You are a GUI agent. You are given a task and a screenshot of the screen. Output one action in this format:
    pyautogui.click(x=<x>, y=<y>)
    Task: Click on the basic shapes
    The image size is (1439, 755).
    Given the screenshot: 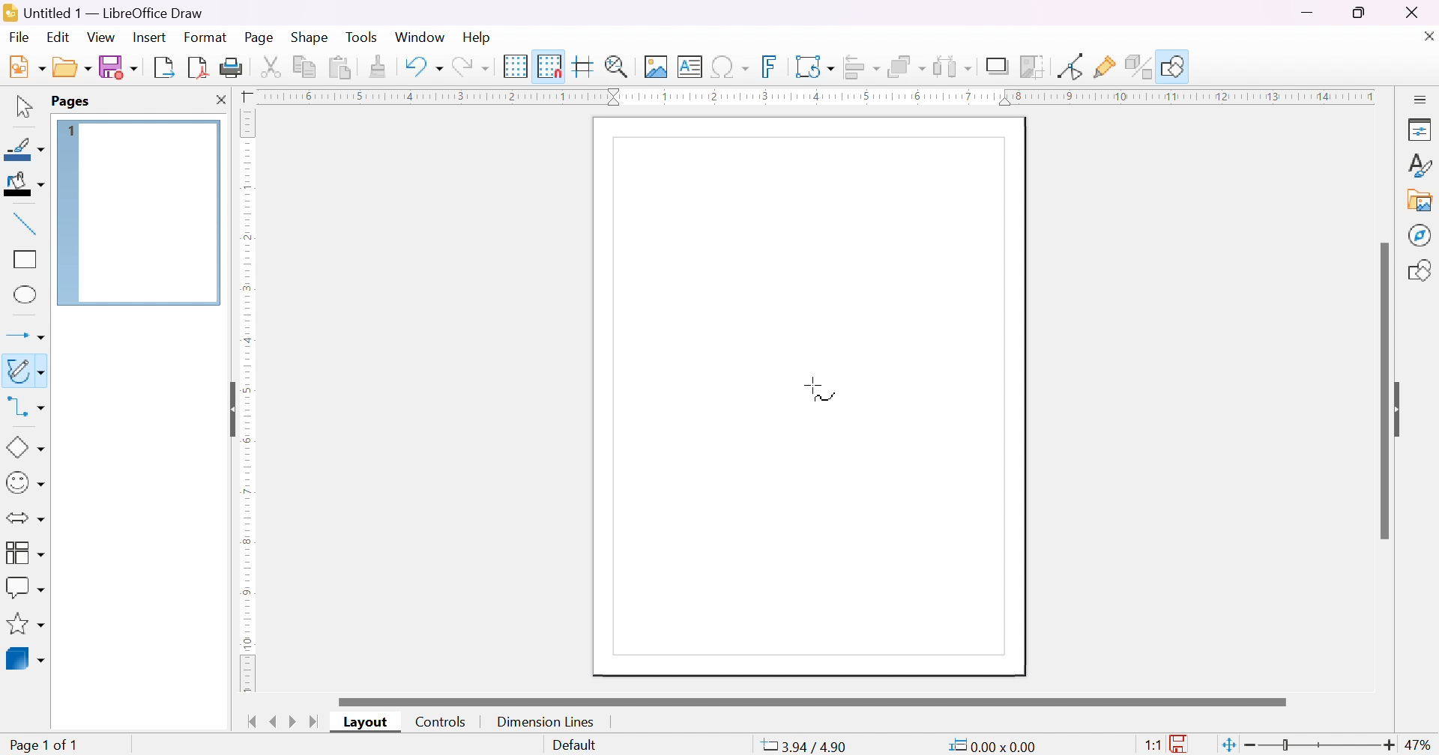 What is the action you would take?
    pyautogui.click(x=25, y=448)
    